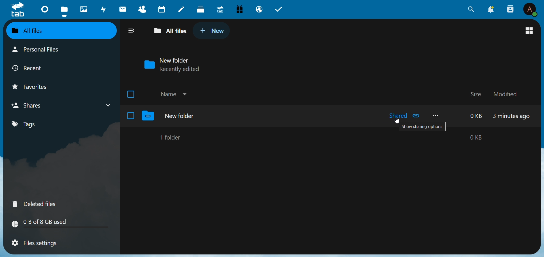 The height and width of the screenshot is (257, 544). What do you see at coordinates (38, 203) in the screenshot?
I see `Deleted FIles` at bounding box center [38, 203].